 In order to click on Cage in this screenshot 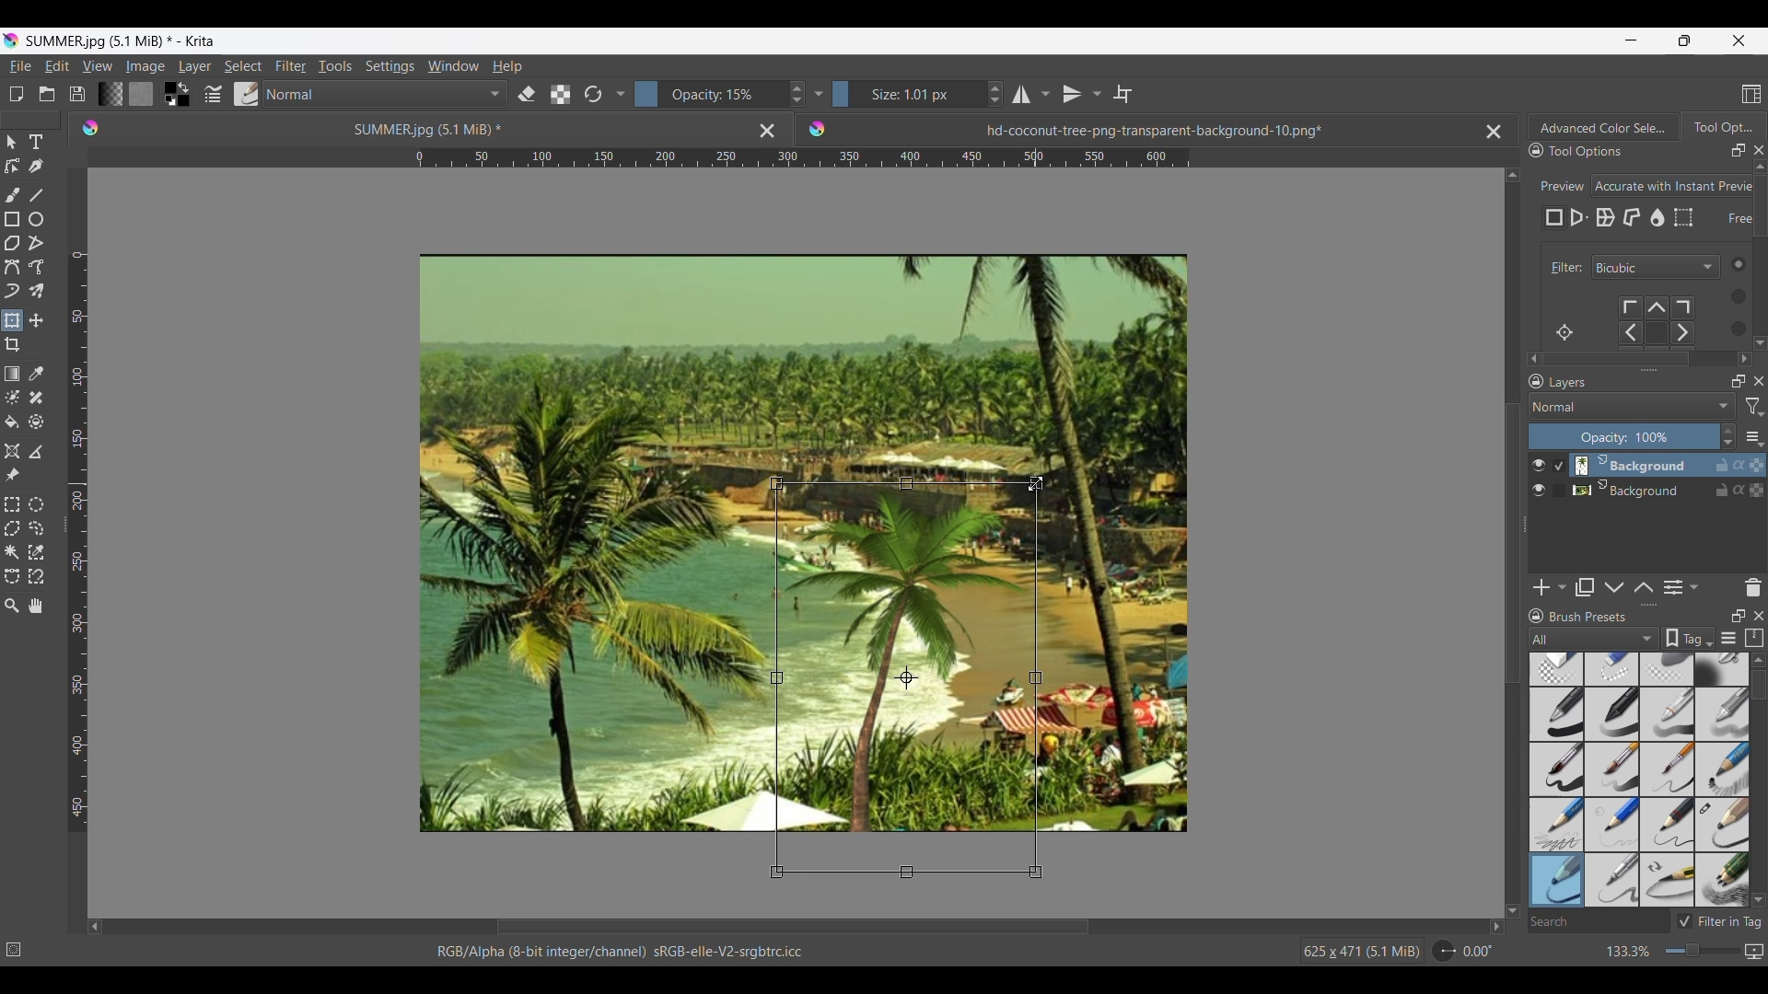, I will do `click(1633, 218)`.